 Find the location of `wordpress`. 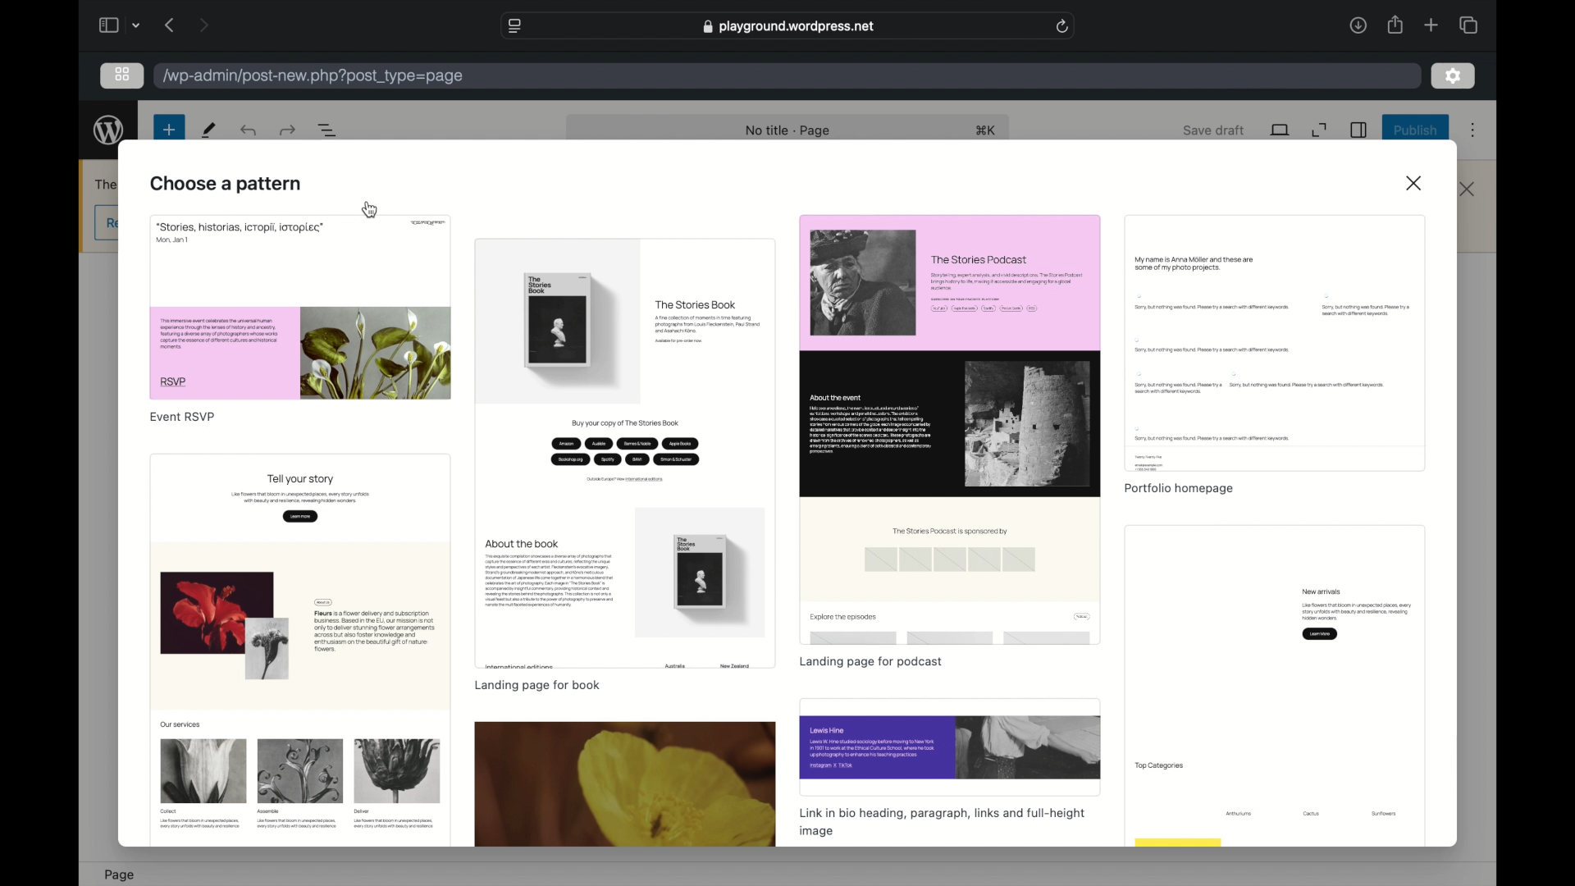

wordpress is located at coordinates (109, 132).